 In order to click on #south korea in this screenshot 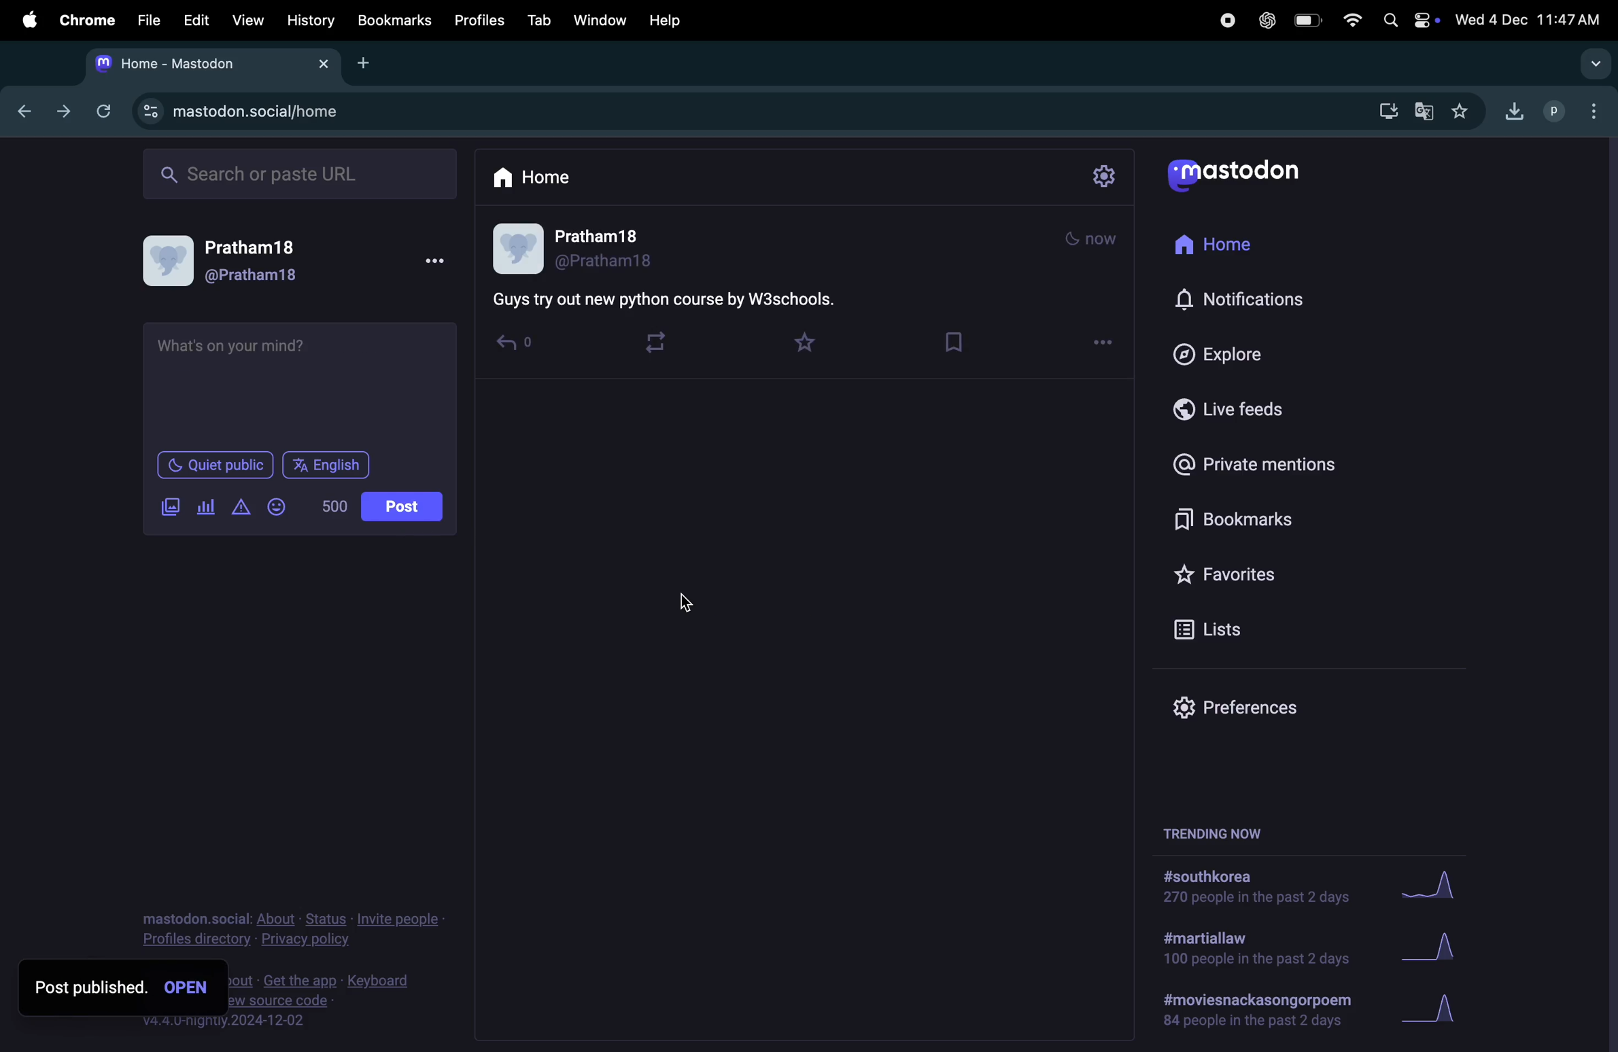, I will do `click(1252, 887)`.